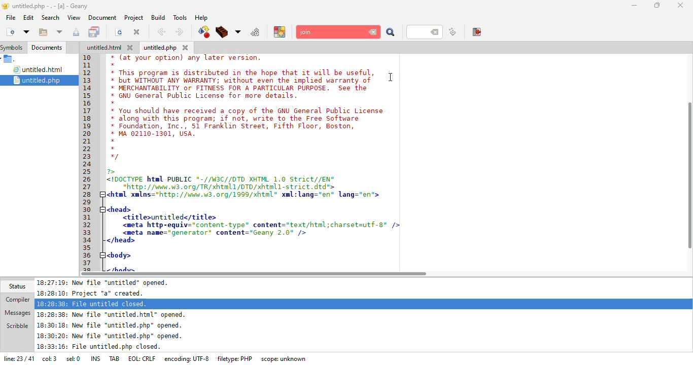 The width and height of the screenshot is (693, 365). Describe the element at coordinates (11, 17) in the screenshot. I see `file` at that location.